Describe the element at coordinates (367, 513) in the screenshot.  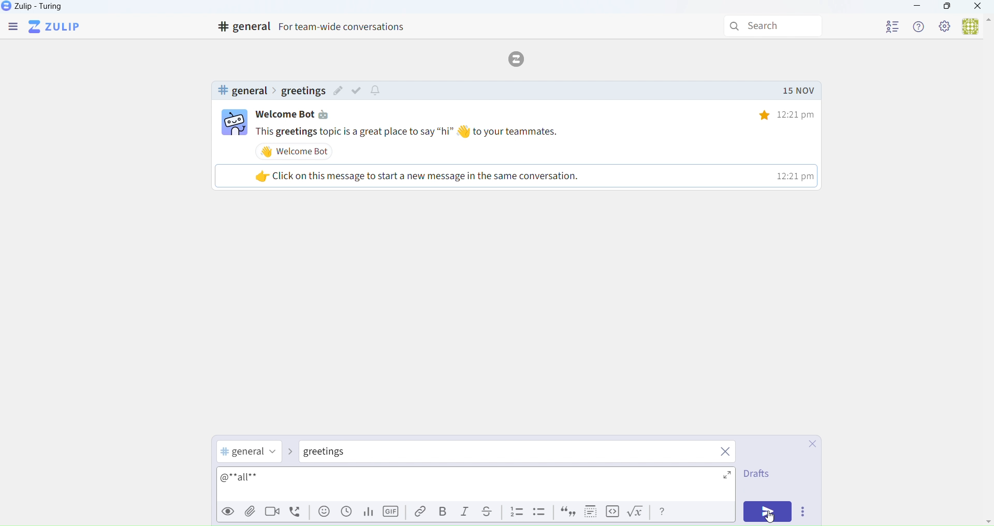
I see `Stats` at that location.